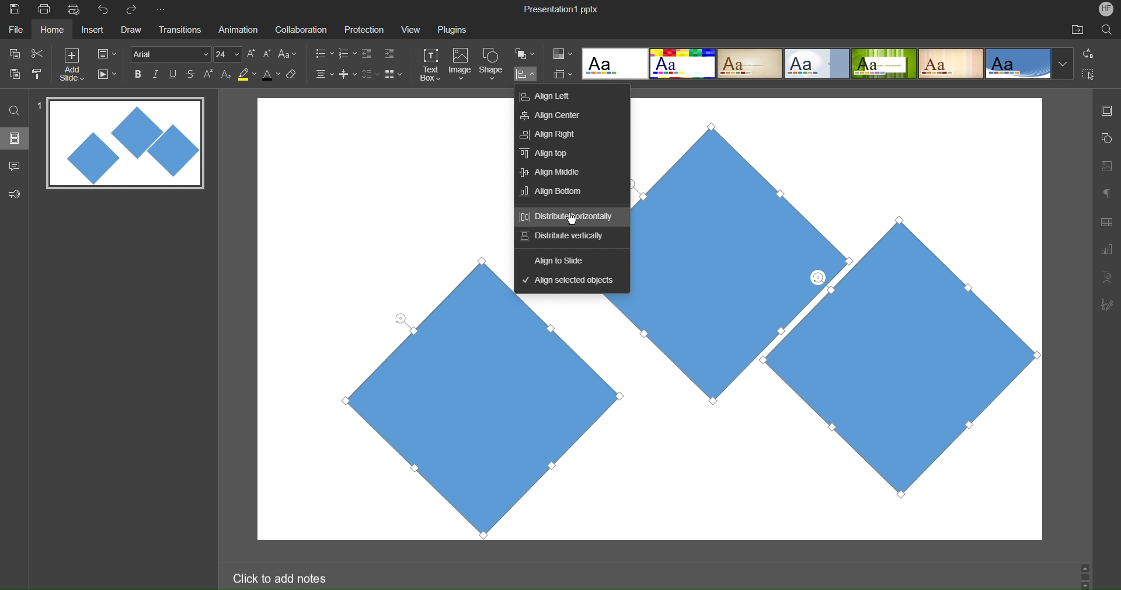 Image resolution: width=1121 pixels, height=590 pixels. Describe the element at coordinates (394, 74) in the screenshot. I see `Columns` at that location.